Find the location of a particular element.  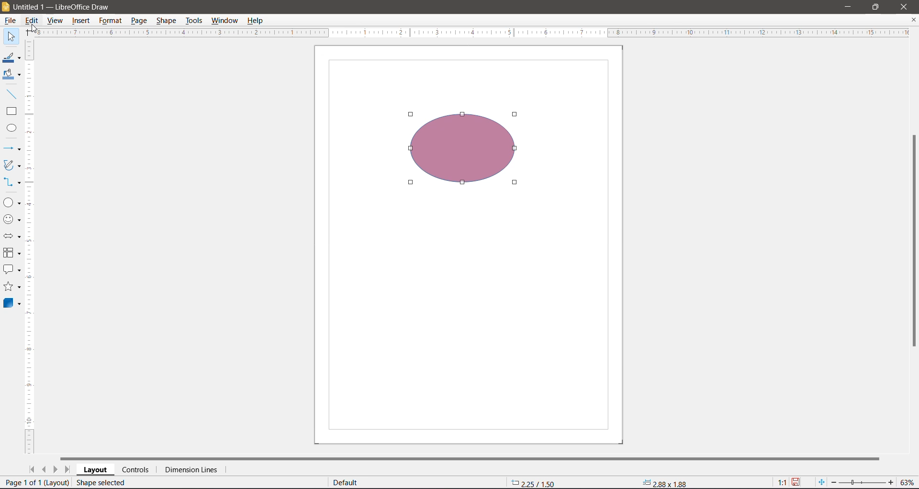

Horizontal Scroll Bar is located at coordinates (472, 458).